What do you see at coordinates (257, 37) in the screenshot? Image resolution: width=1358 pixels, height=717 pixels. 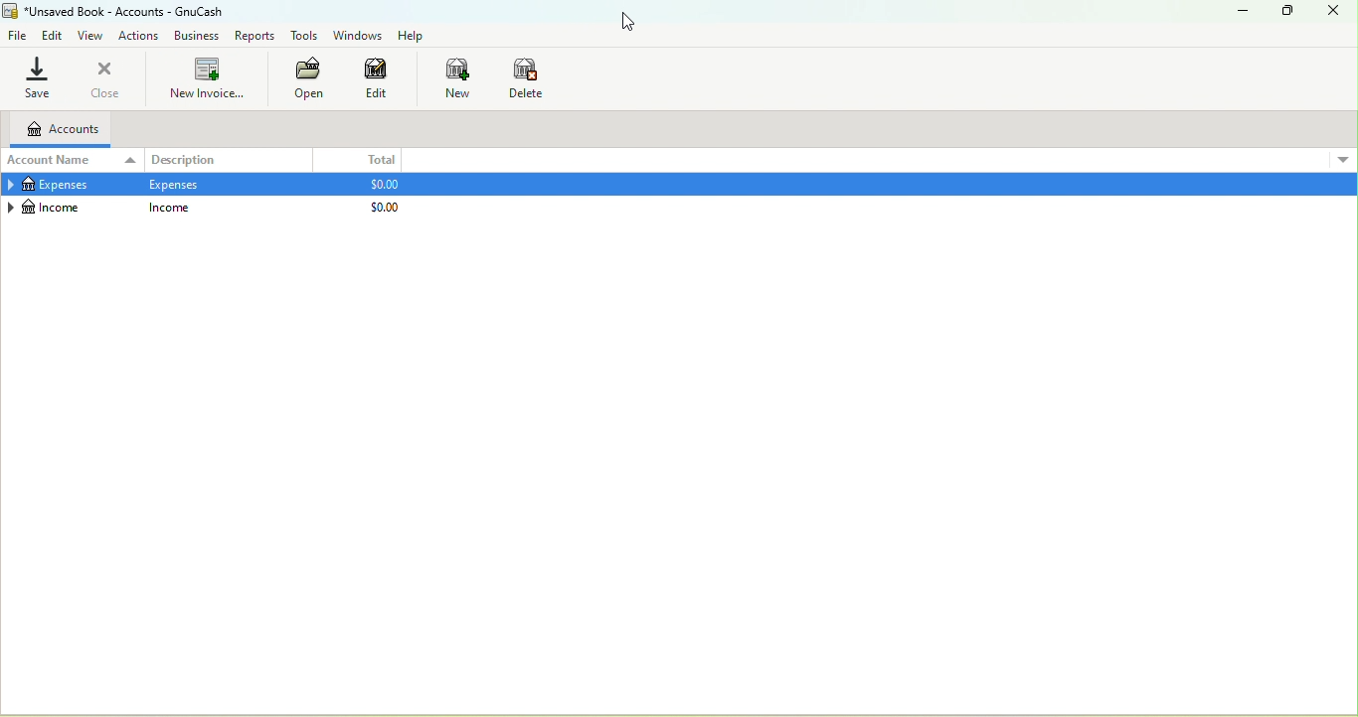 I see `Report` at bounding box center [257, 37].